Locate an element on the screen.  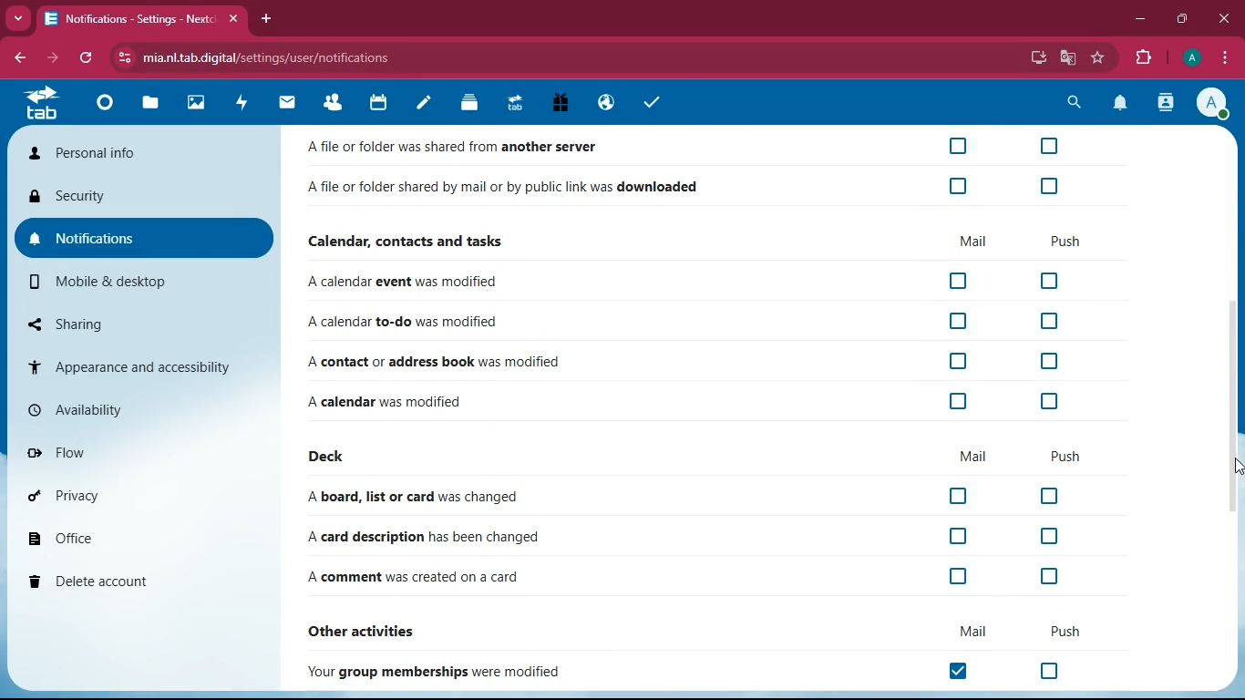
desktop is located at coordinates (1037, 59).